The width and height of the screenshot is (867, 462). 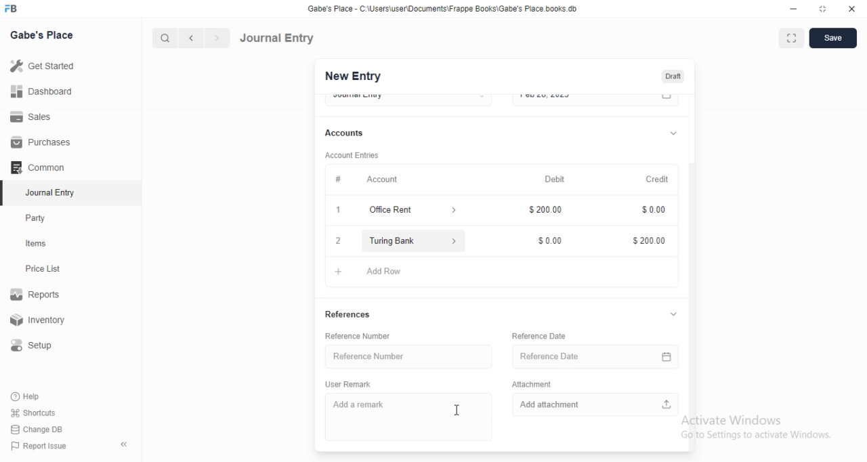 What do you see at coordinates (190, 38) in the screenshot?
I see `backward` at bounding box center [190, 38].